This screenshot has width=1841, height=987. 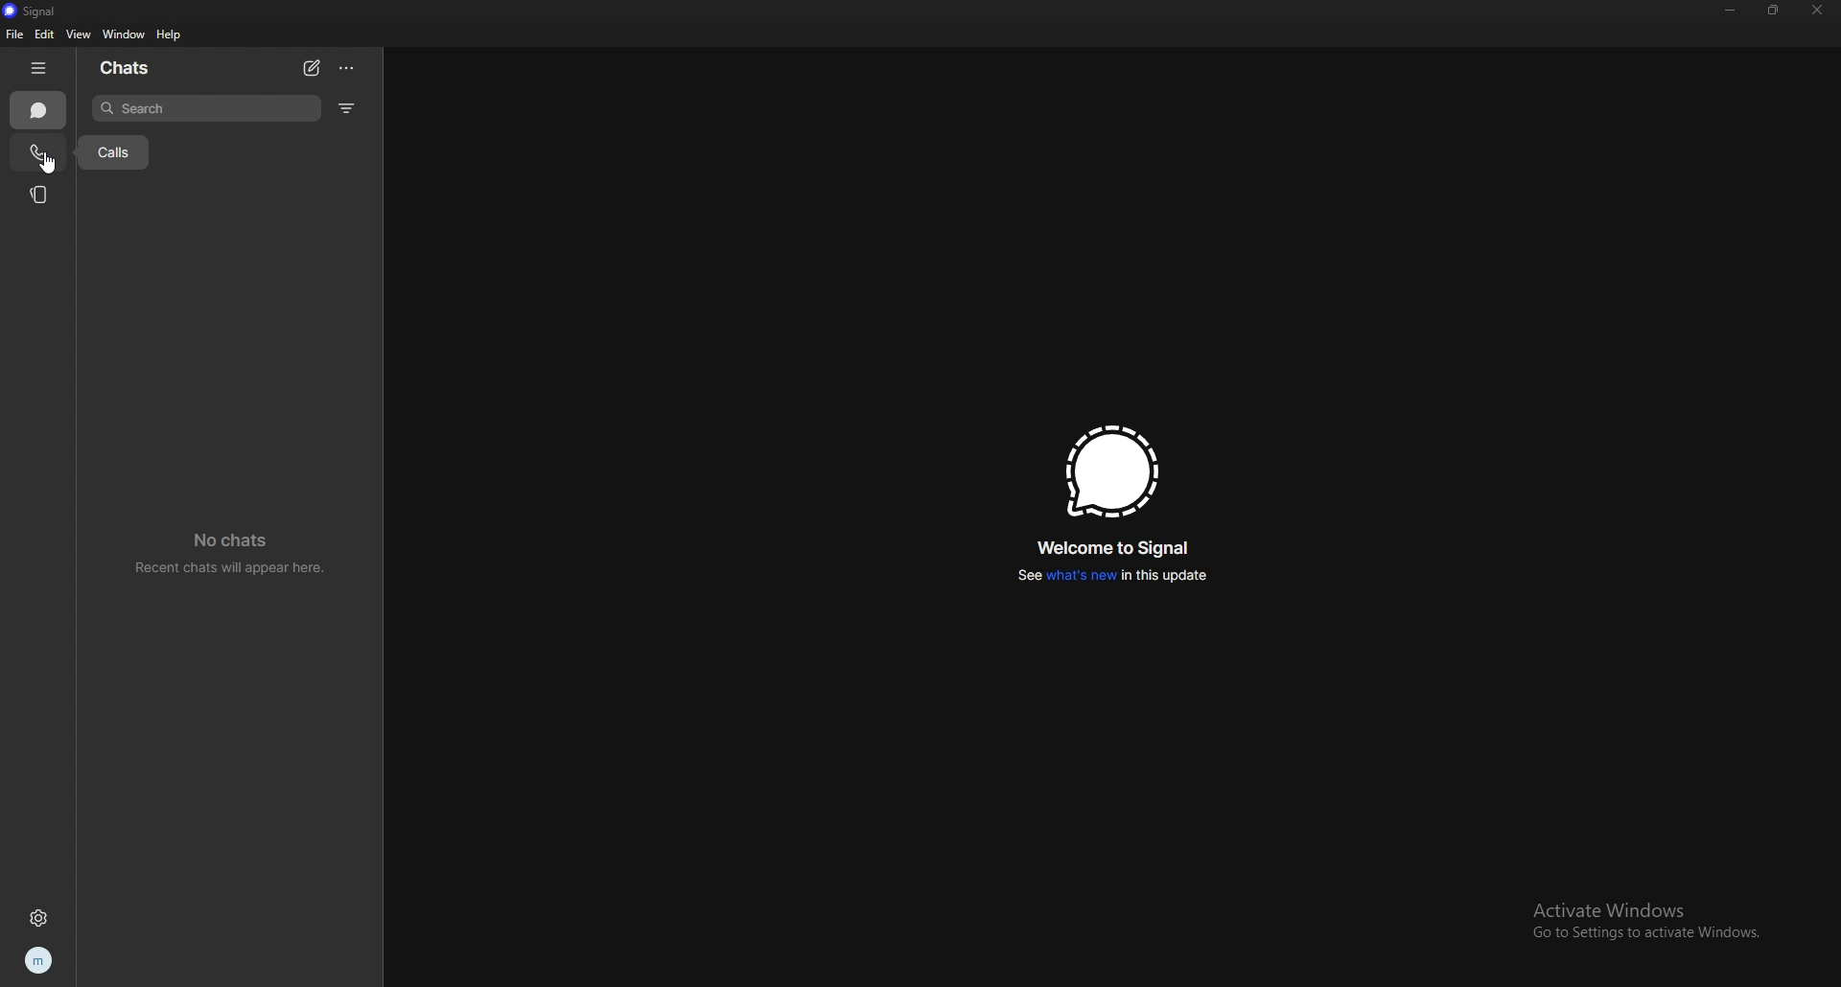 I want to click on calls, so click(x=37, y=153).